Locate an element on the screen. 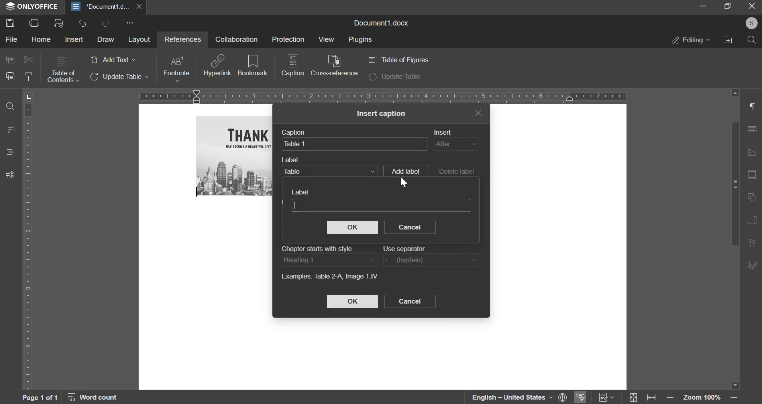 This screenshot has width=762, height=404. table of figures is located at coordinates (398, 60).